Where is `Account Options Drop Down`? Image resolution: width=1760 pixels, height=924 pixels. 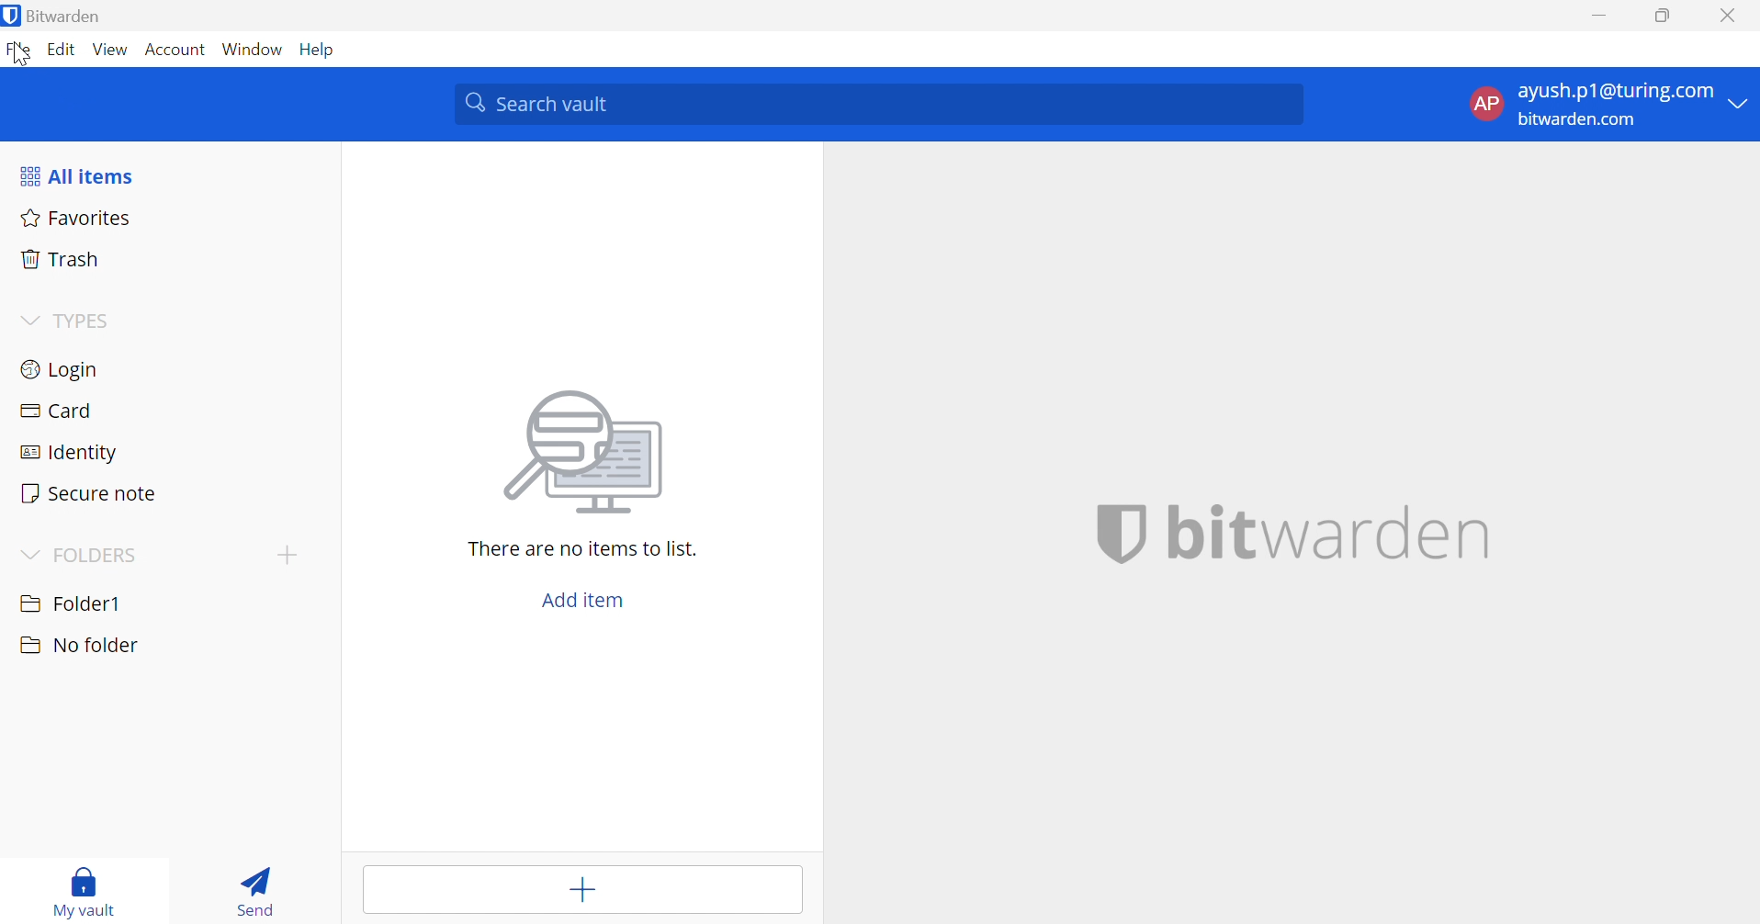
Account Options Drop Down is located at coordinates (1605, 107).